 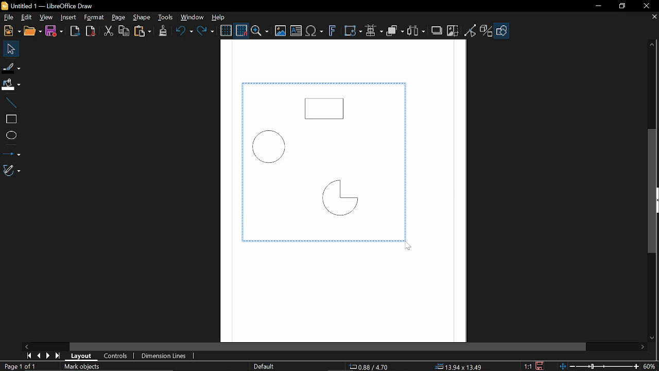 What do you see at coordinates (57, 6) in the screenshot?
I see `B Untitled 1 — LibreOffice Draw` at bounding box center [57, 6].